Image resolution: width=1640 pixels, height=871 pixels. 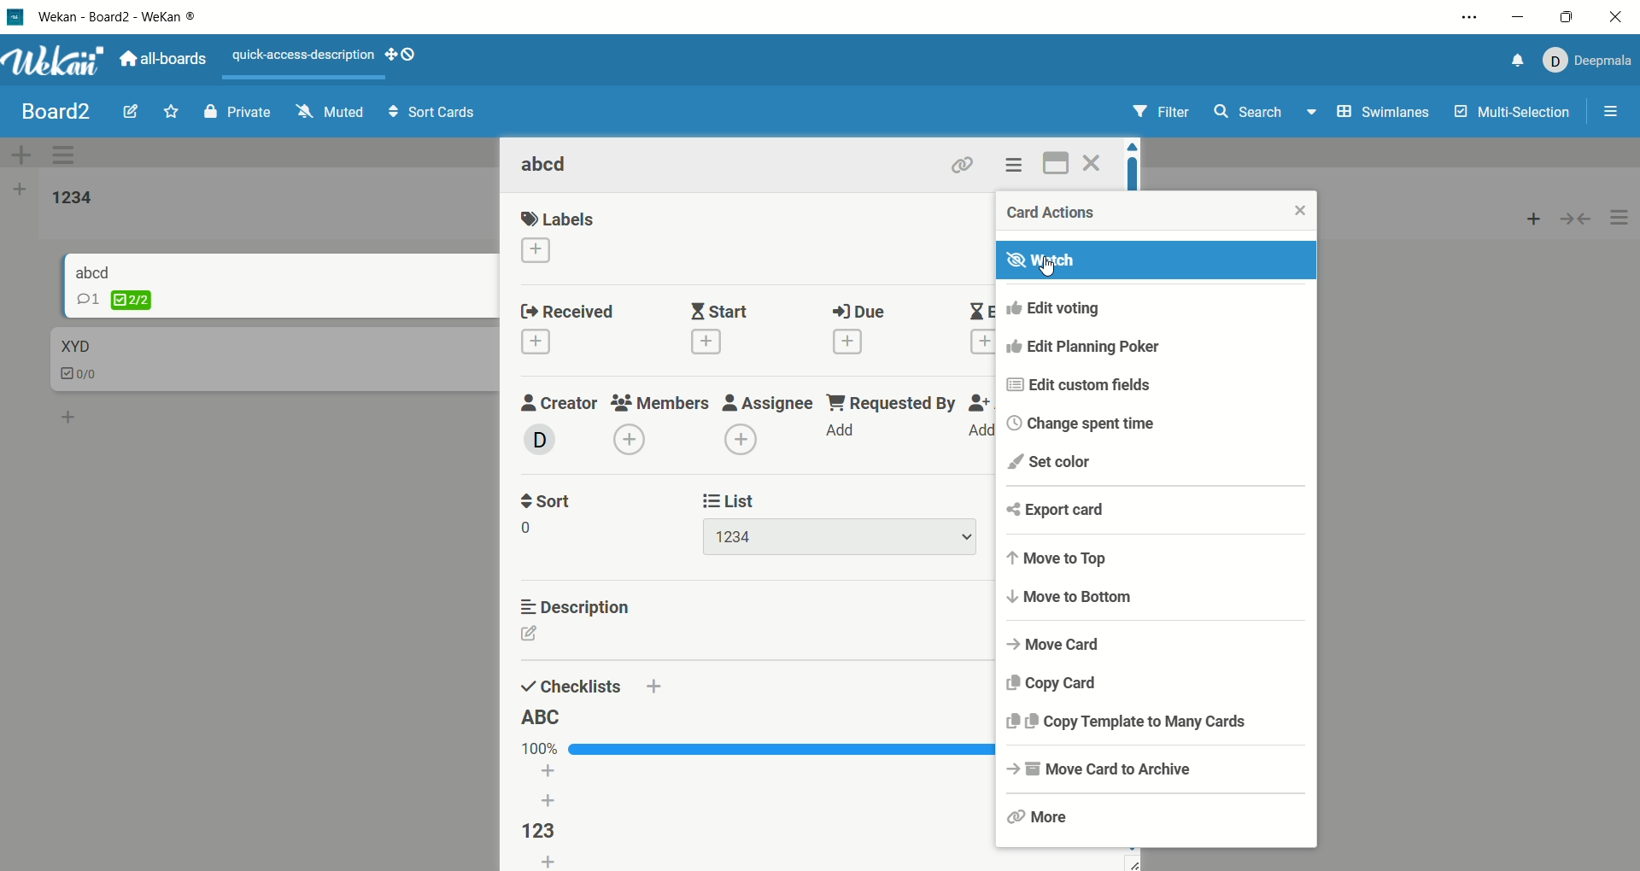 What do you see at coordinates (542, 833) in the screenshot?
I see `checklist` at bounding box center [542, 833].